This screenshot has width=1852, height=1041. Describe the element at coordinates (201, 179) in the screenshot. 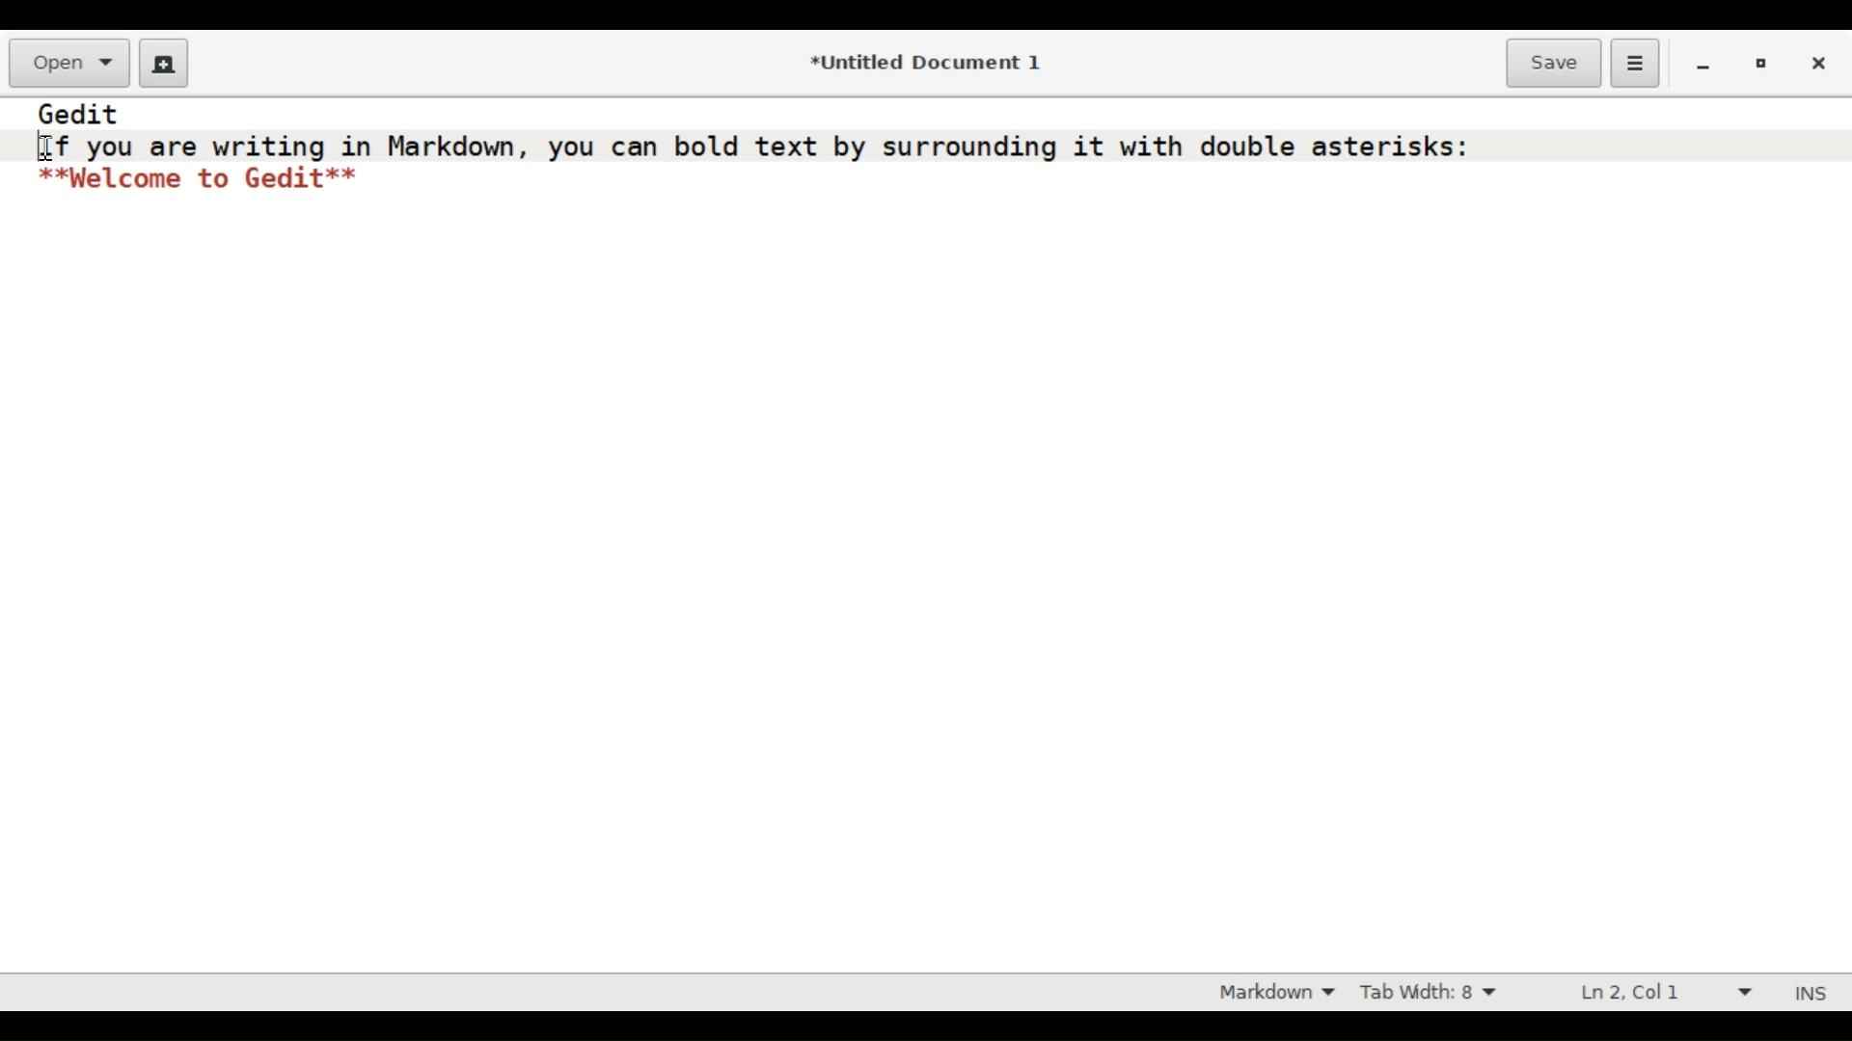

I see `**Welcome to Gedit**` at that location.